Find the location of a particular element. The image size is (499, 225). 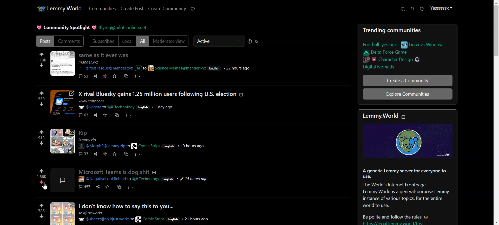

Posts is located at coordinates (146, 104).